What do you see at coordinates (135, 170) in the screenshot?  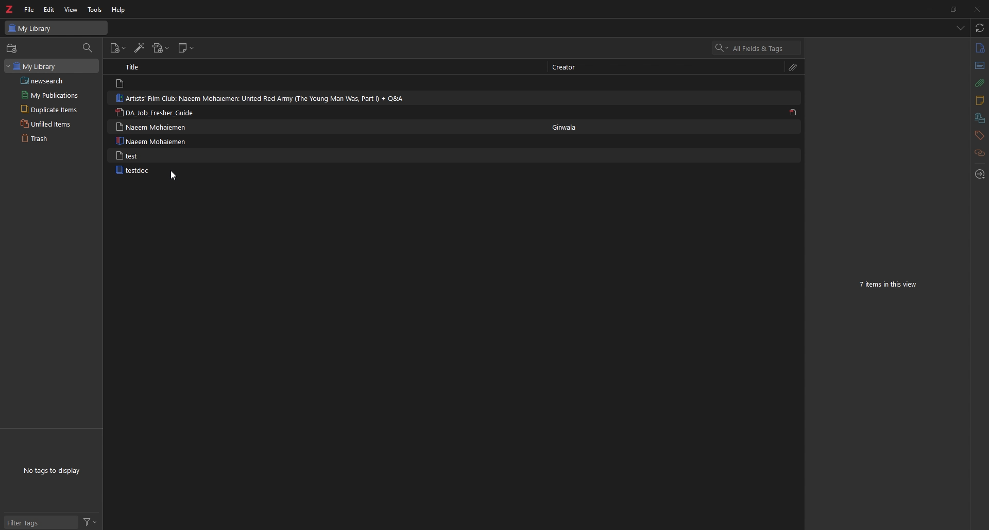 I see `testdoc` at bounding box center [135, 170].